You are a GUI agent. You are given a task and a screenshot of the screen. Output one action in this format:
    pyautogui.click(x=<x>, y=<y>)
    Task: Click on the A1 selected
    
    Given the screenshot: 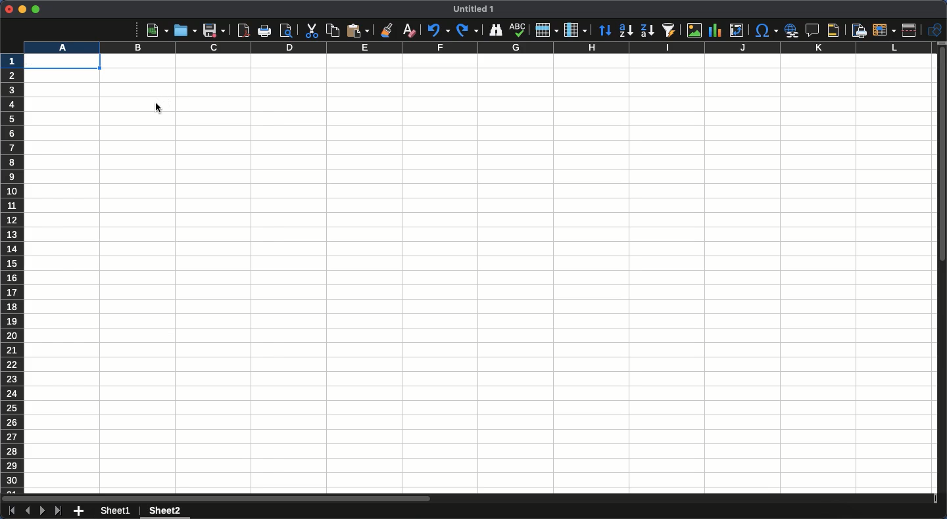 What is the action you would take?
    pyautogui.click(x=62, y=61)
    